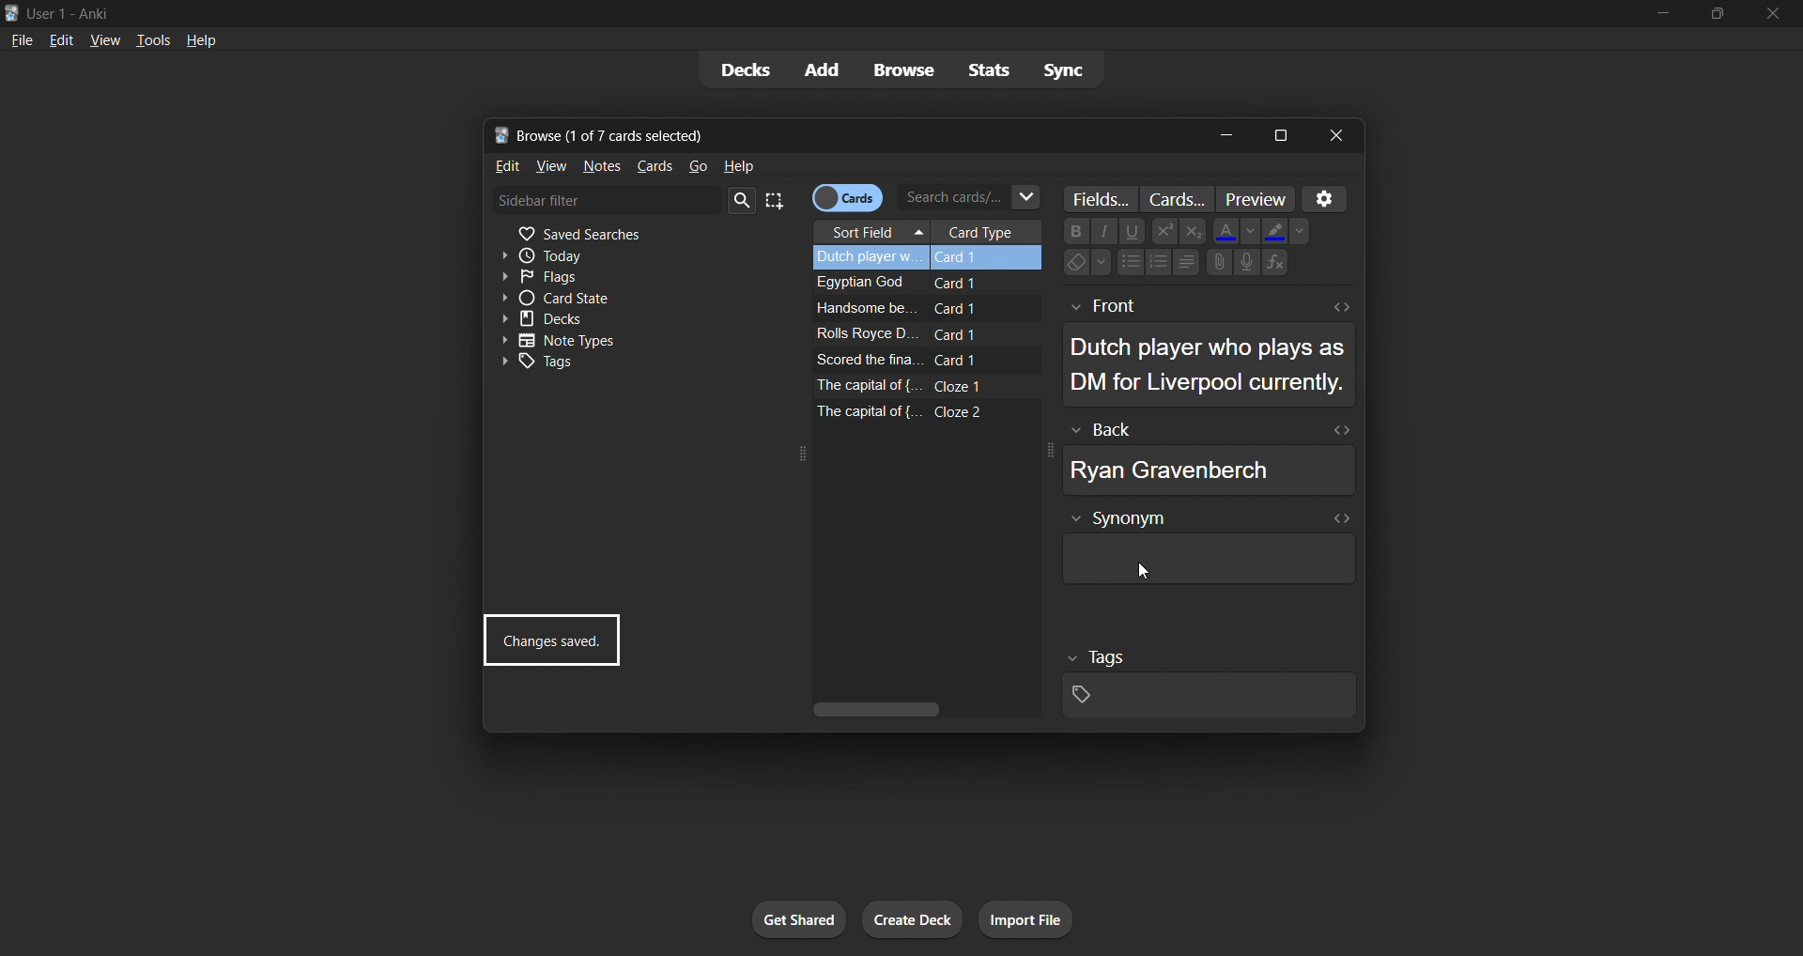 The height and width of the screenshot is (956, 1803). What do you see at coordinates (1186, 263) in the screenshot?
I see `Alignments` at bounding box center [1186, 263].